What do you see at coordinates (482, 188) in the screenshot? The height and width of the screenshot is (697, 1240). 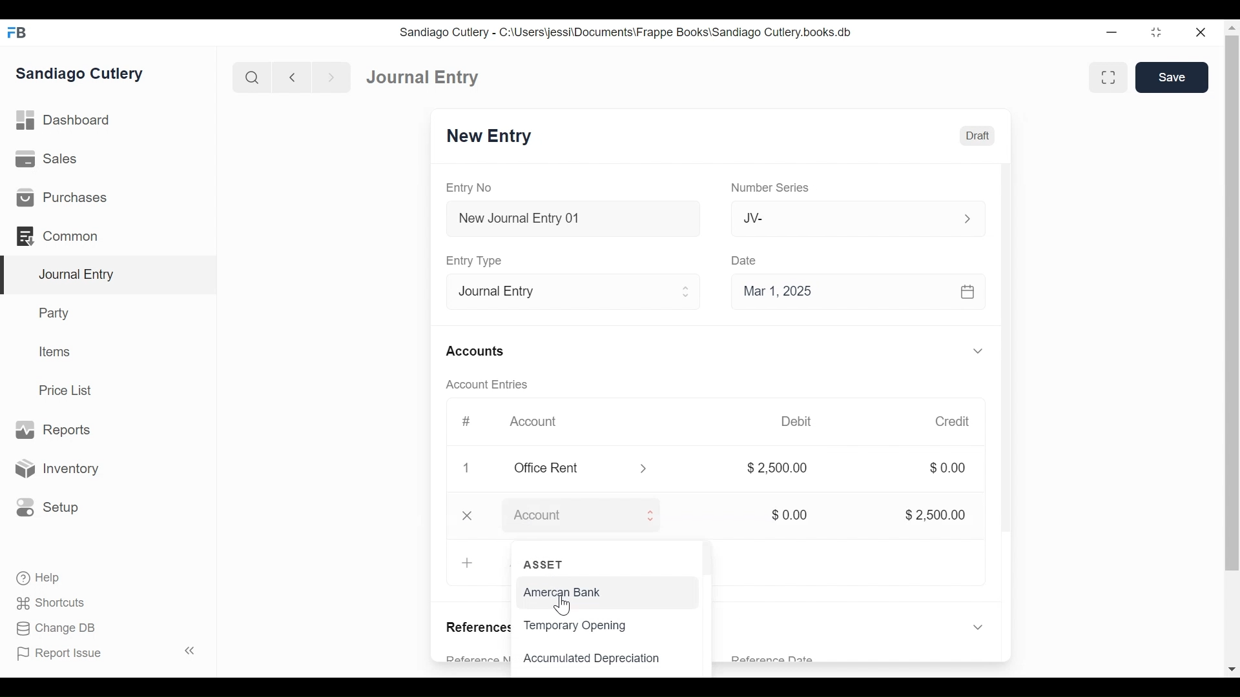 I see `Entry No` at bounding box center [482, 188].